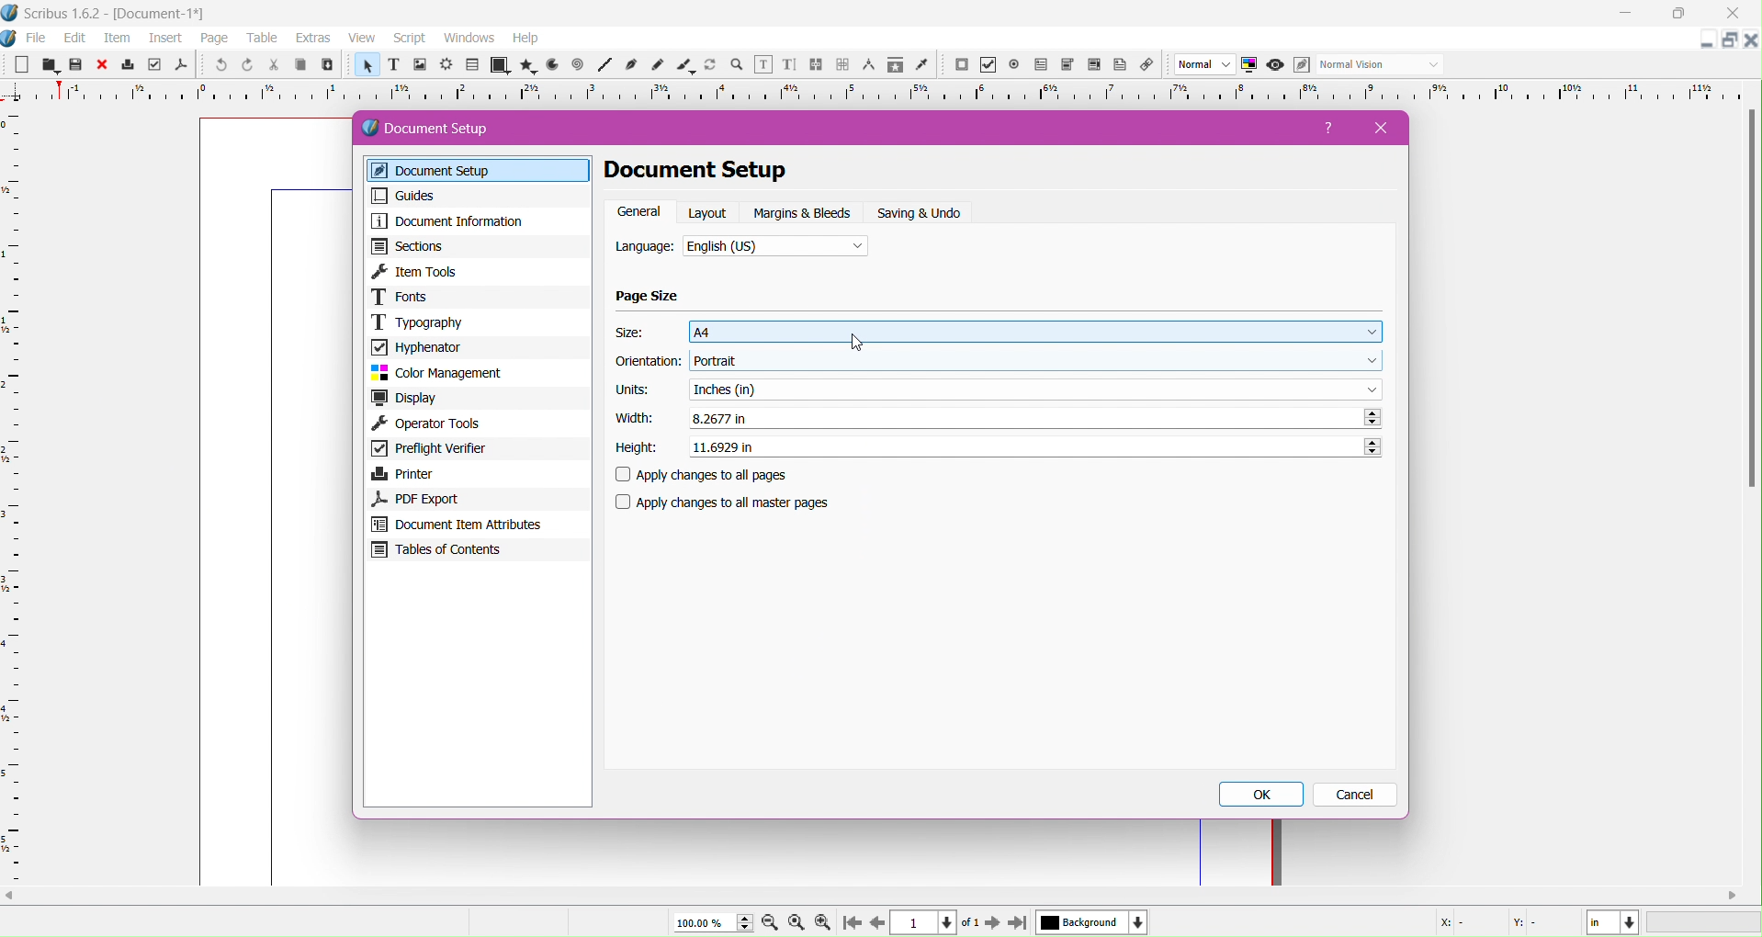  Describe the element at coordinates (263, 39) in the screenshot. I see `table menu` at that location.